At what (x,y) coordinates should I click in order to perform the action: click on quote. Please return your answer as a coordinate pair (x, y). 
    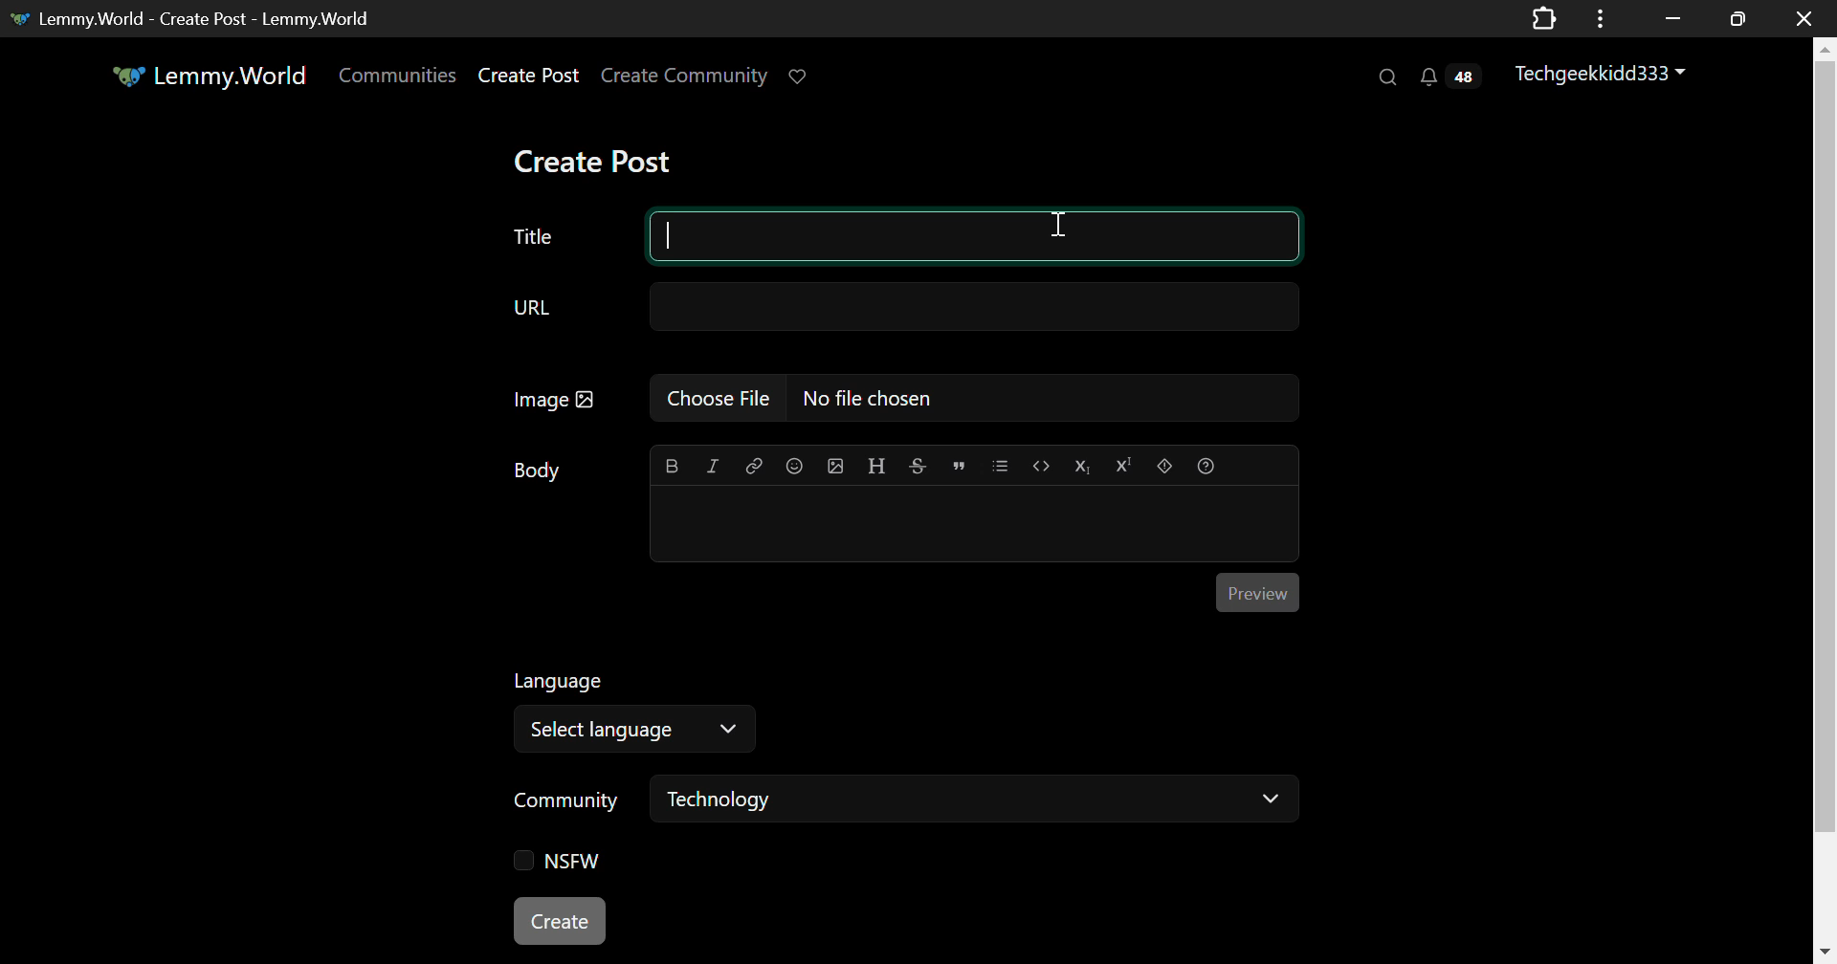
    Looking at the image, I should click on (959, 465).